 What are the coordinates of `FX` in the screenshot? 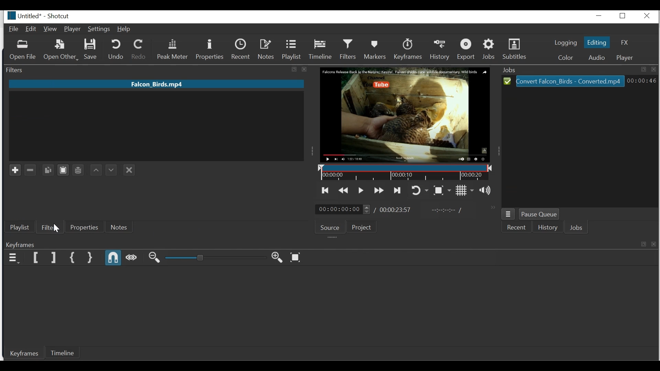 It's located at (624, 43).